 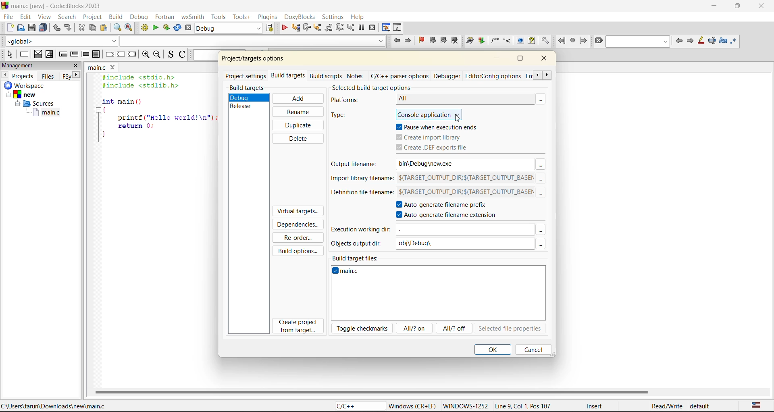 I want to click on new, so click(x=10, y=28).